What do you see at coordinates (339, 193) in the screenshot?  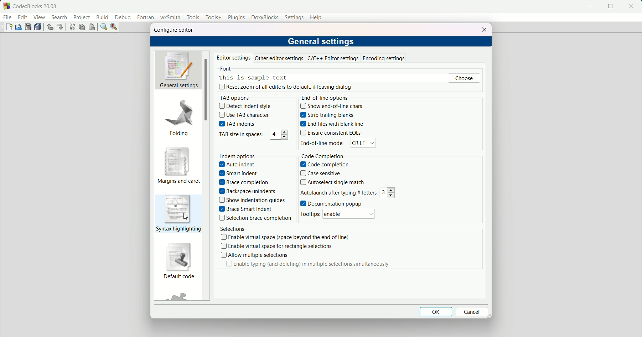 I see `autolaunch` at bounding box center [339, 193].